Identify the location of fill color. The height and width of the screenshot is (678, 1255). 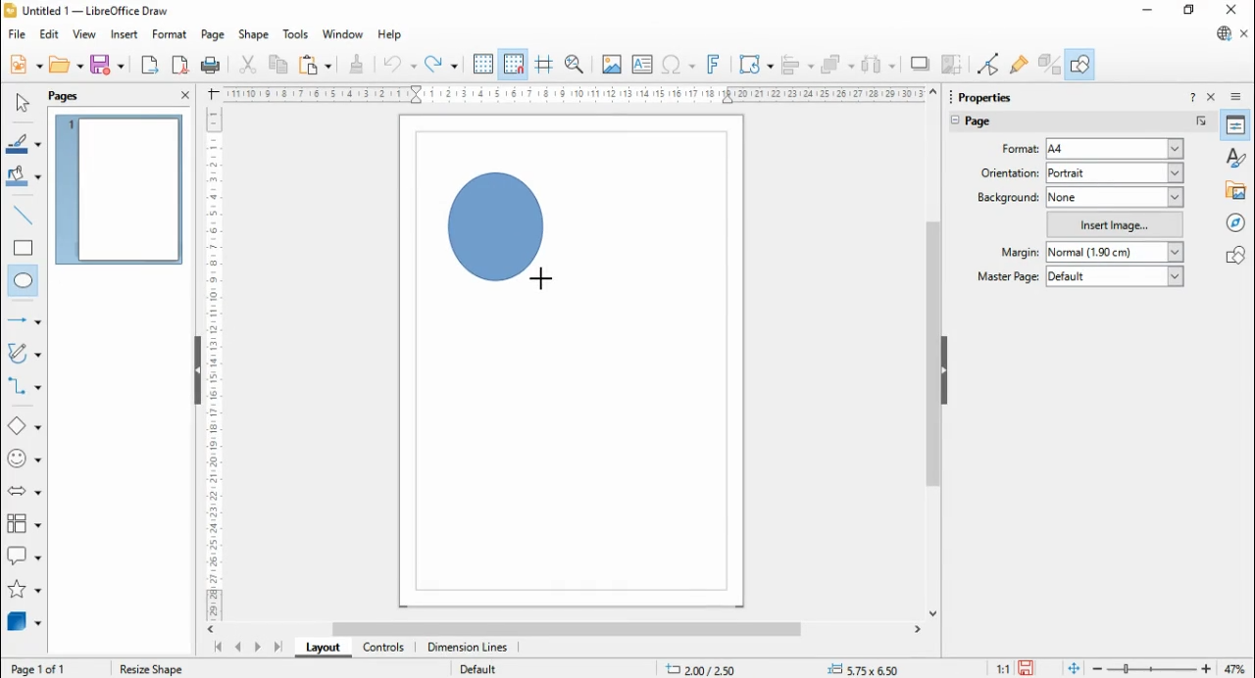
(25, 177).